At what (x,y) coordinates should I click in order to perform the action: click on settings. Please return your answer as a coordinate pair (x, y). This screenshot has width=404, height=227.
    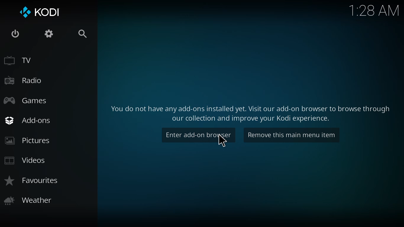
    Looking at the image, I should click on (50, 34).